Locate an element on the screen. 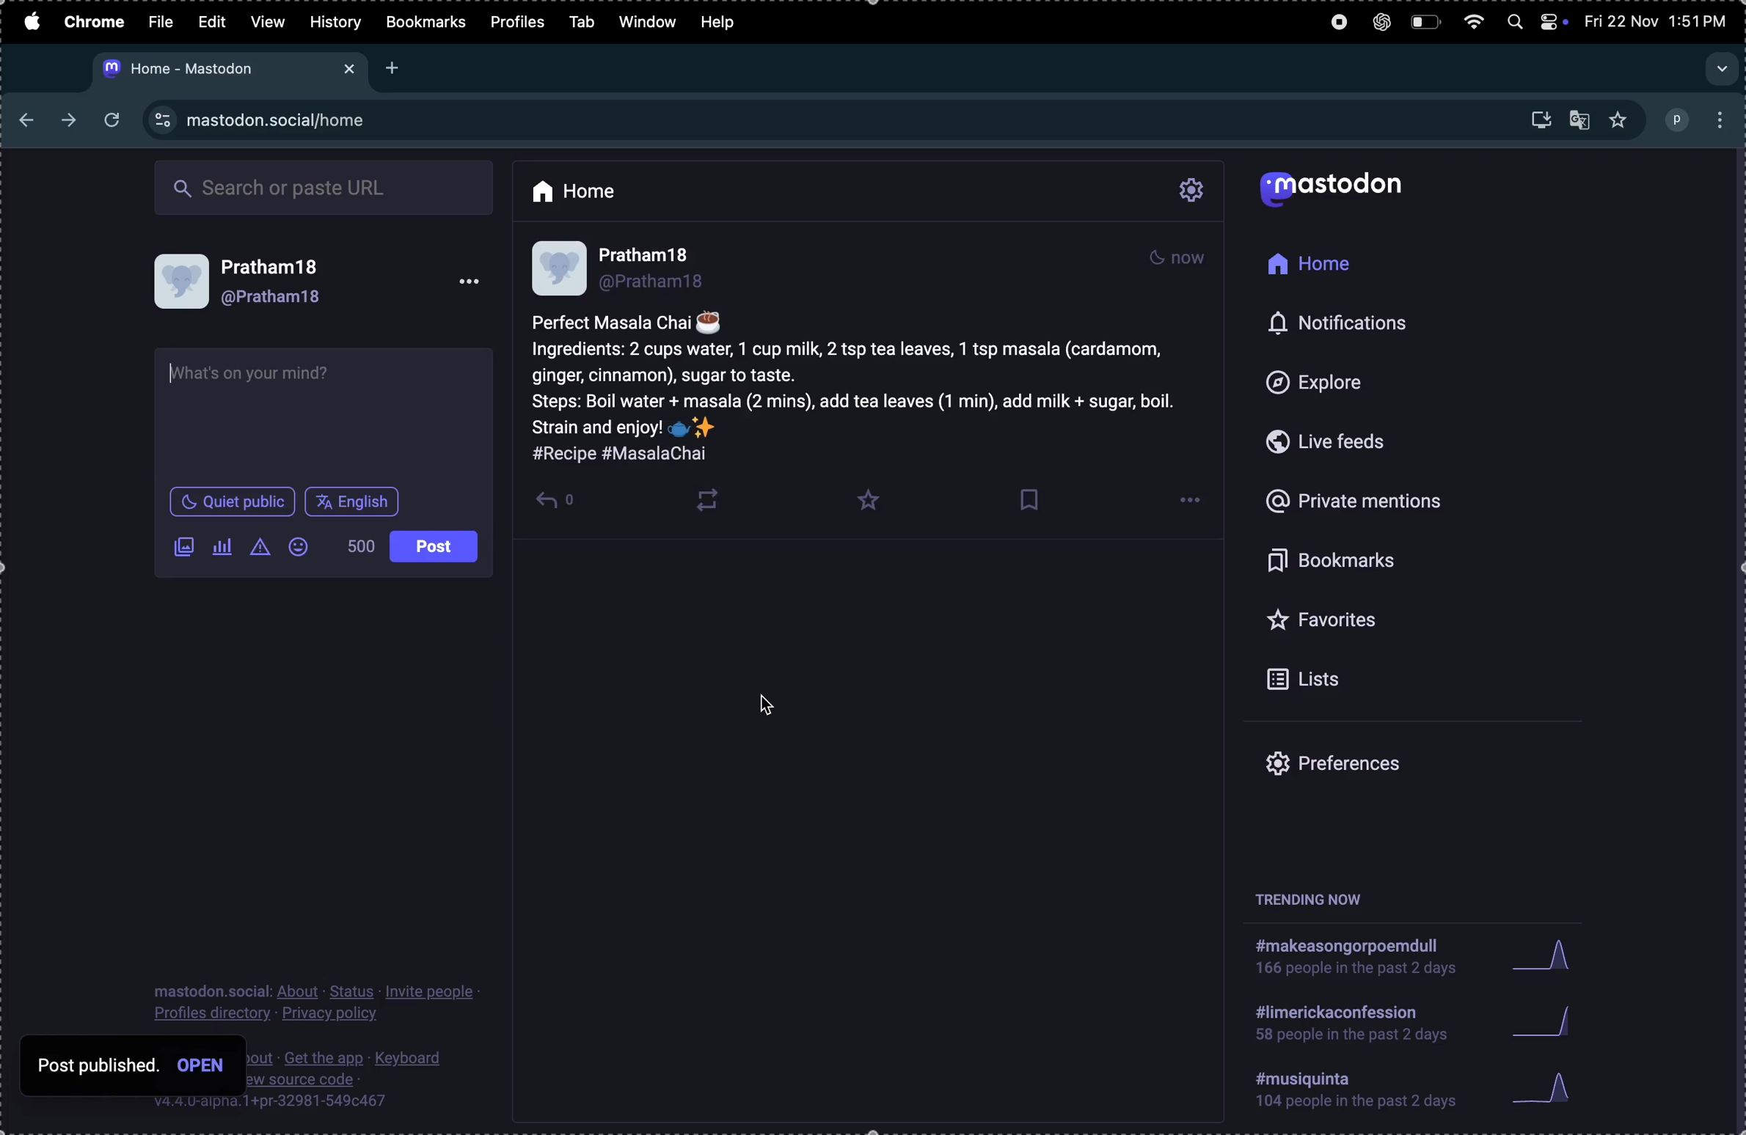  source code is located at coordinates (356, 1079).